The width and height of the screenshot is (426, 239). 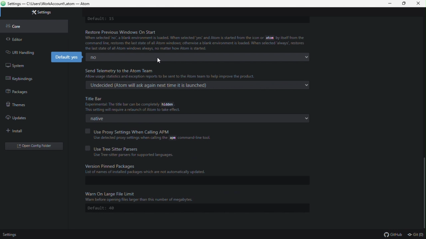 What do you see at coordinates (17, 93) in the screenshot?
I see `Packages` at bounding box center [17, 93].